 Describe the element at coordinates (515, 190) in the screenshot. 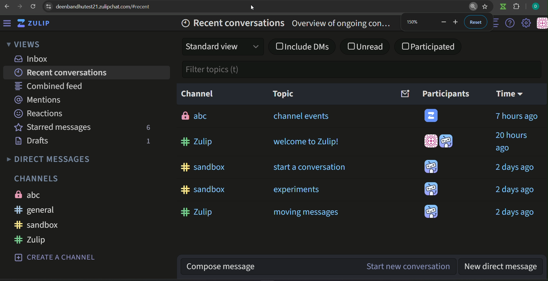

I see `2 days ago` at that location.